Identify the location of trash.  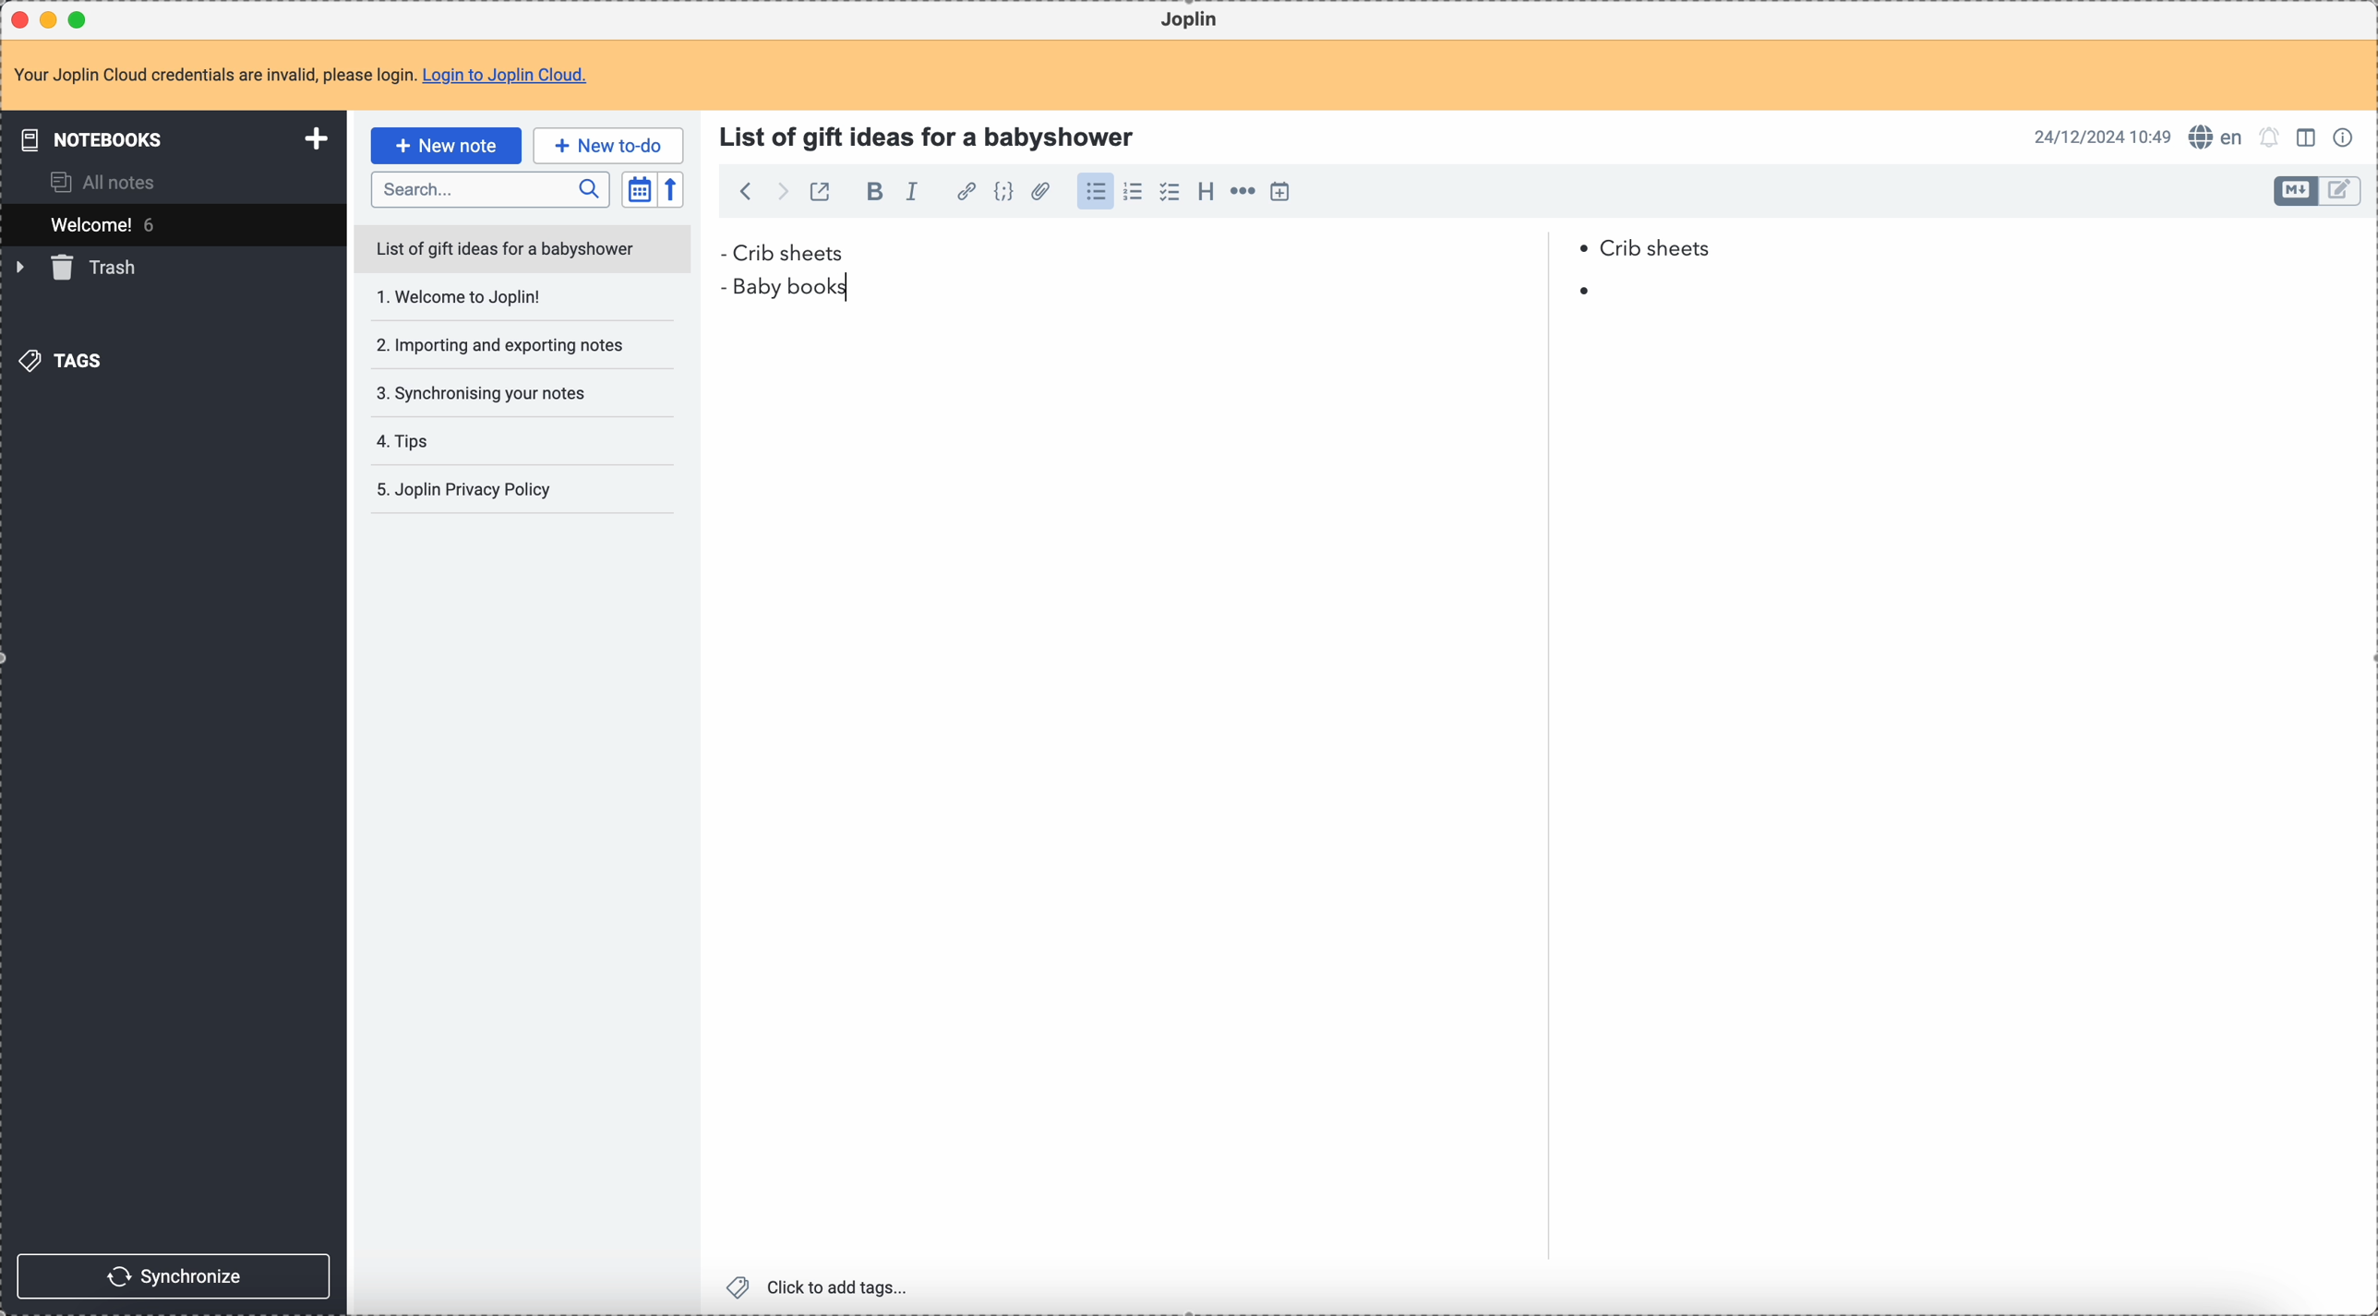
(80, 269).